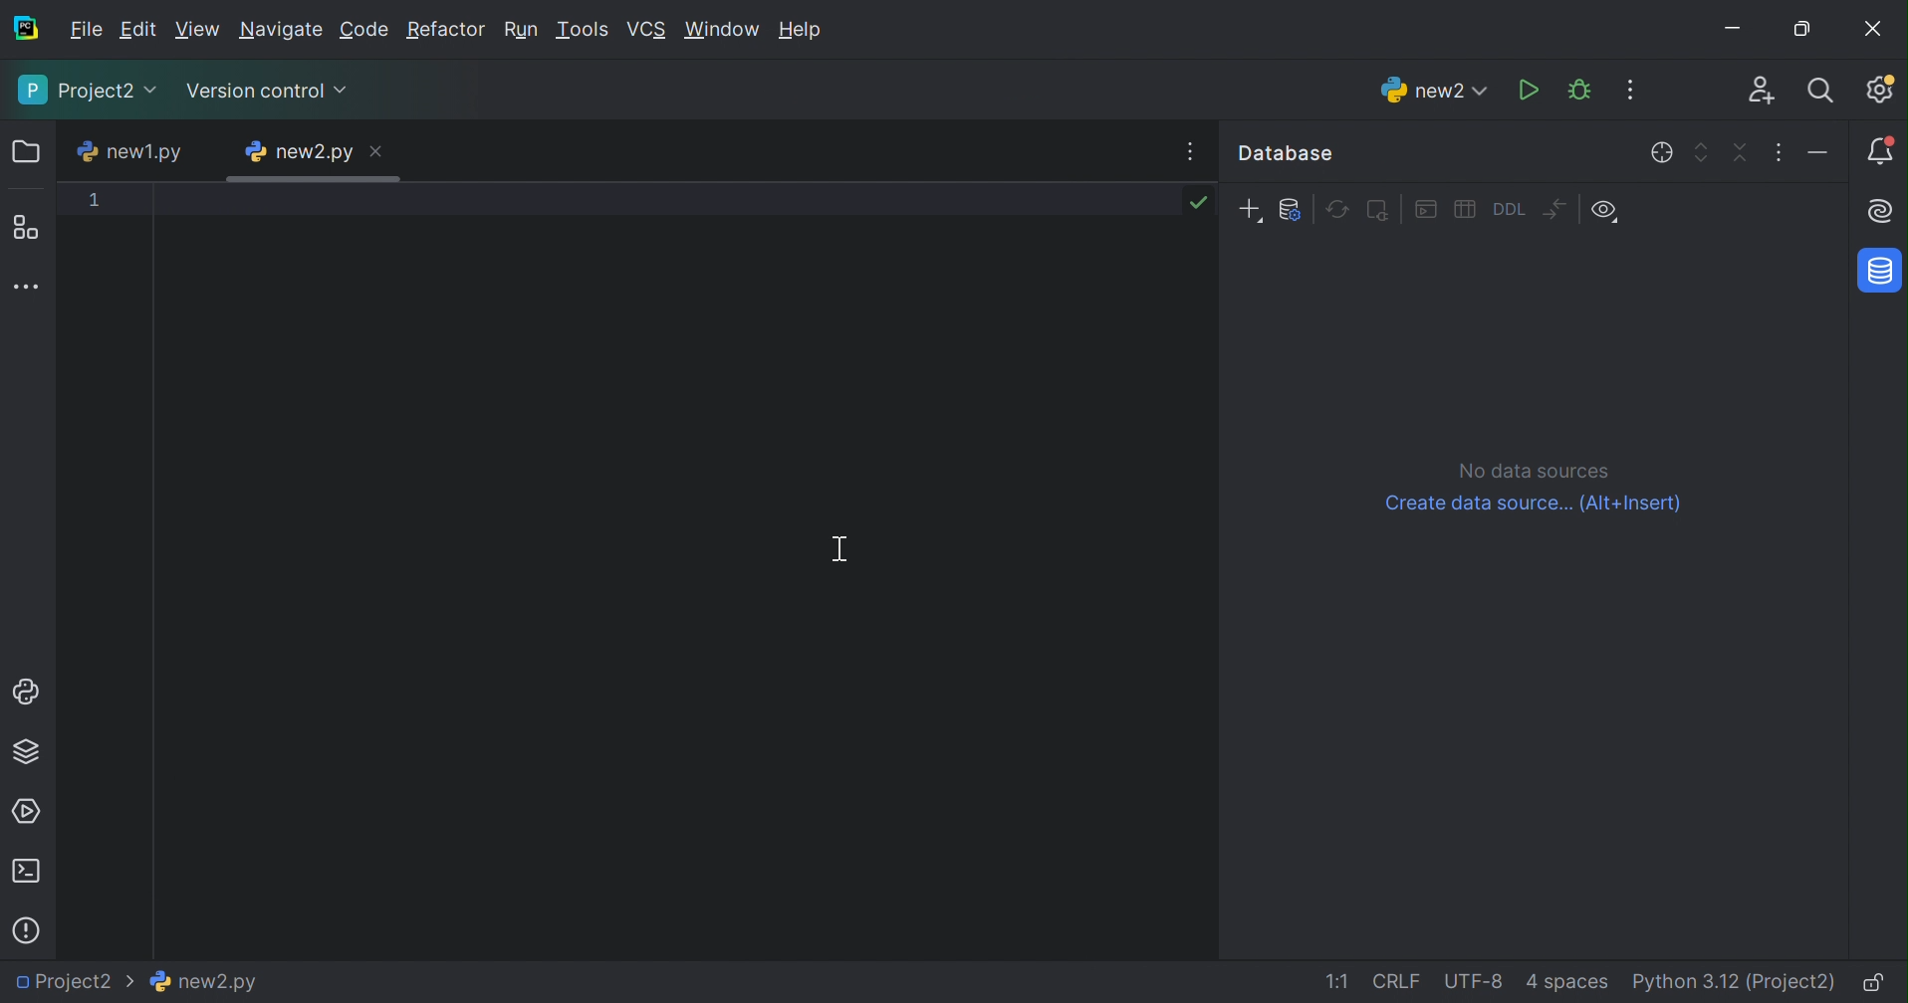 This screenshot has height=1003, width=1908. What do you see at coordinates (94, 199) in the screenshot?
I see `1` at bounding box center [94, 199].